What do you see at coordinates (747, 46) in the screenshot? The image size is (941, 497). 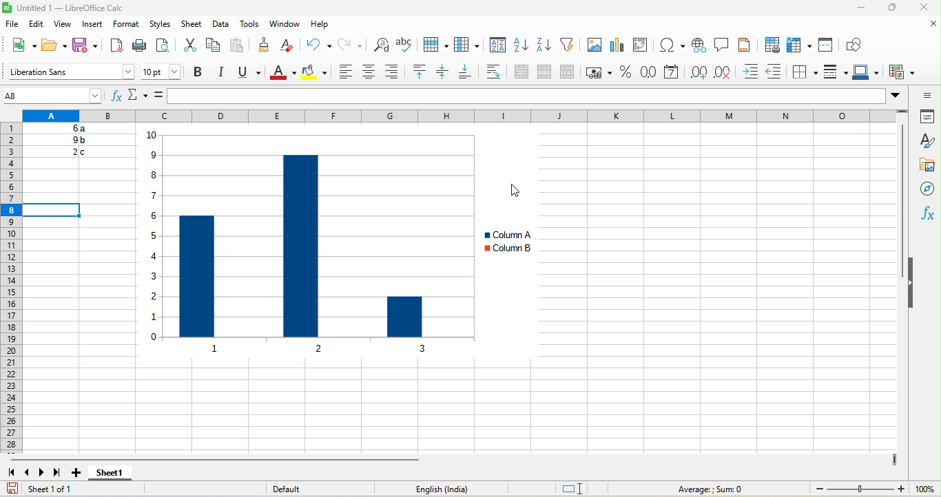 I see `headers and footers` at bounding box center [747, 46].